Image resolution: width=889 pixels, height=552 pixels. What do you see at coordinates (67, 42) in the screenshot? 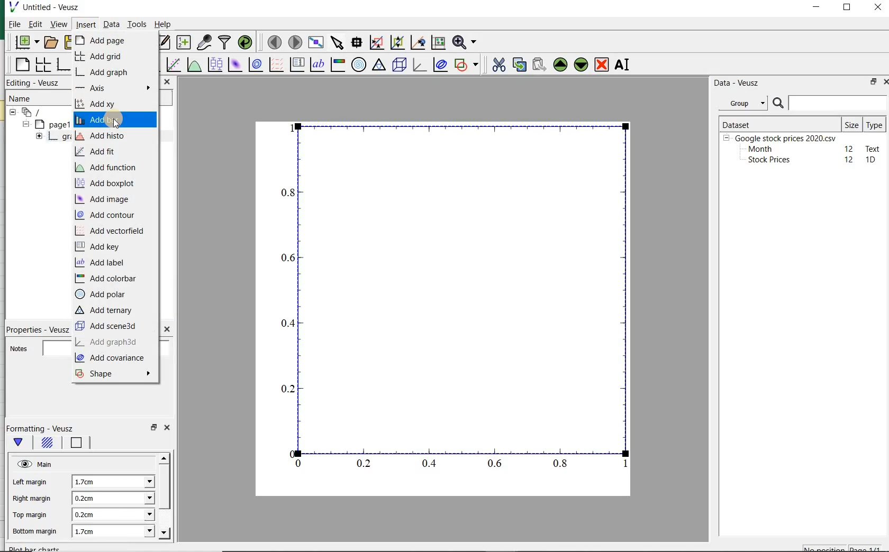
I see `save the document` at bounding box center [67, 42].